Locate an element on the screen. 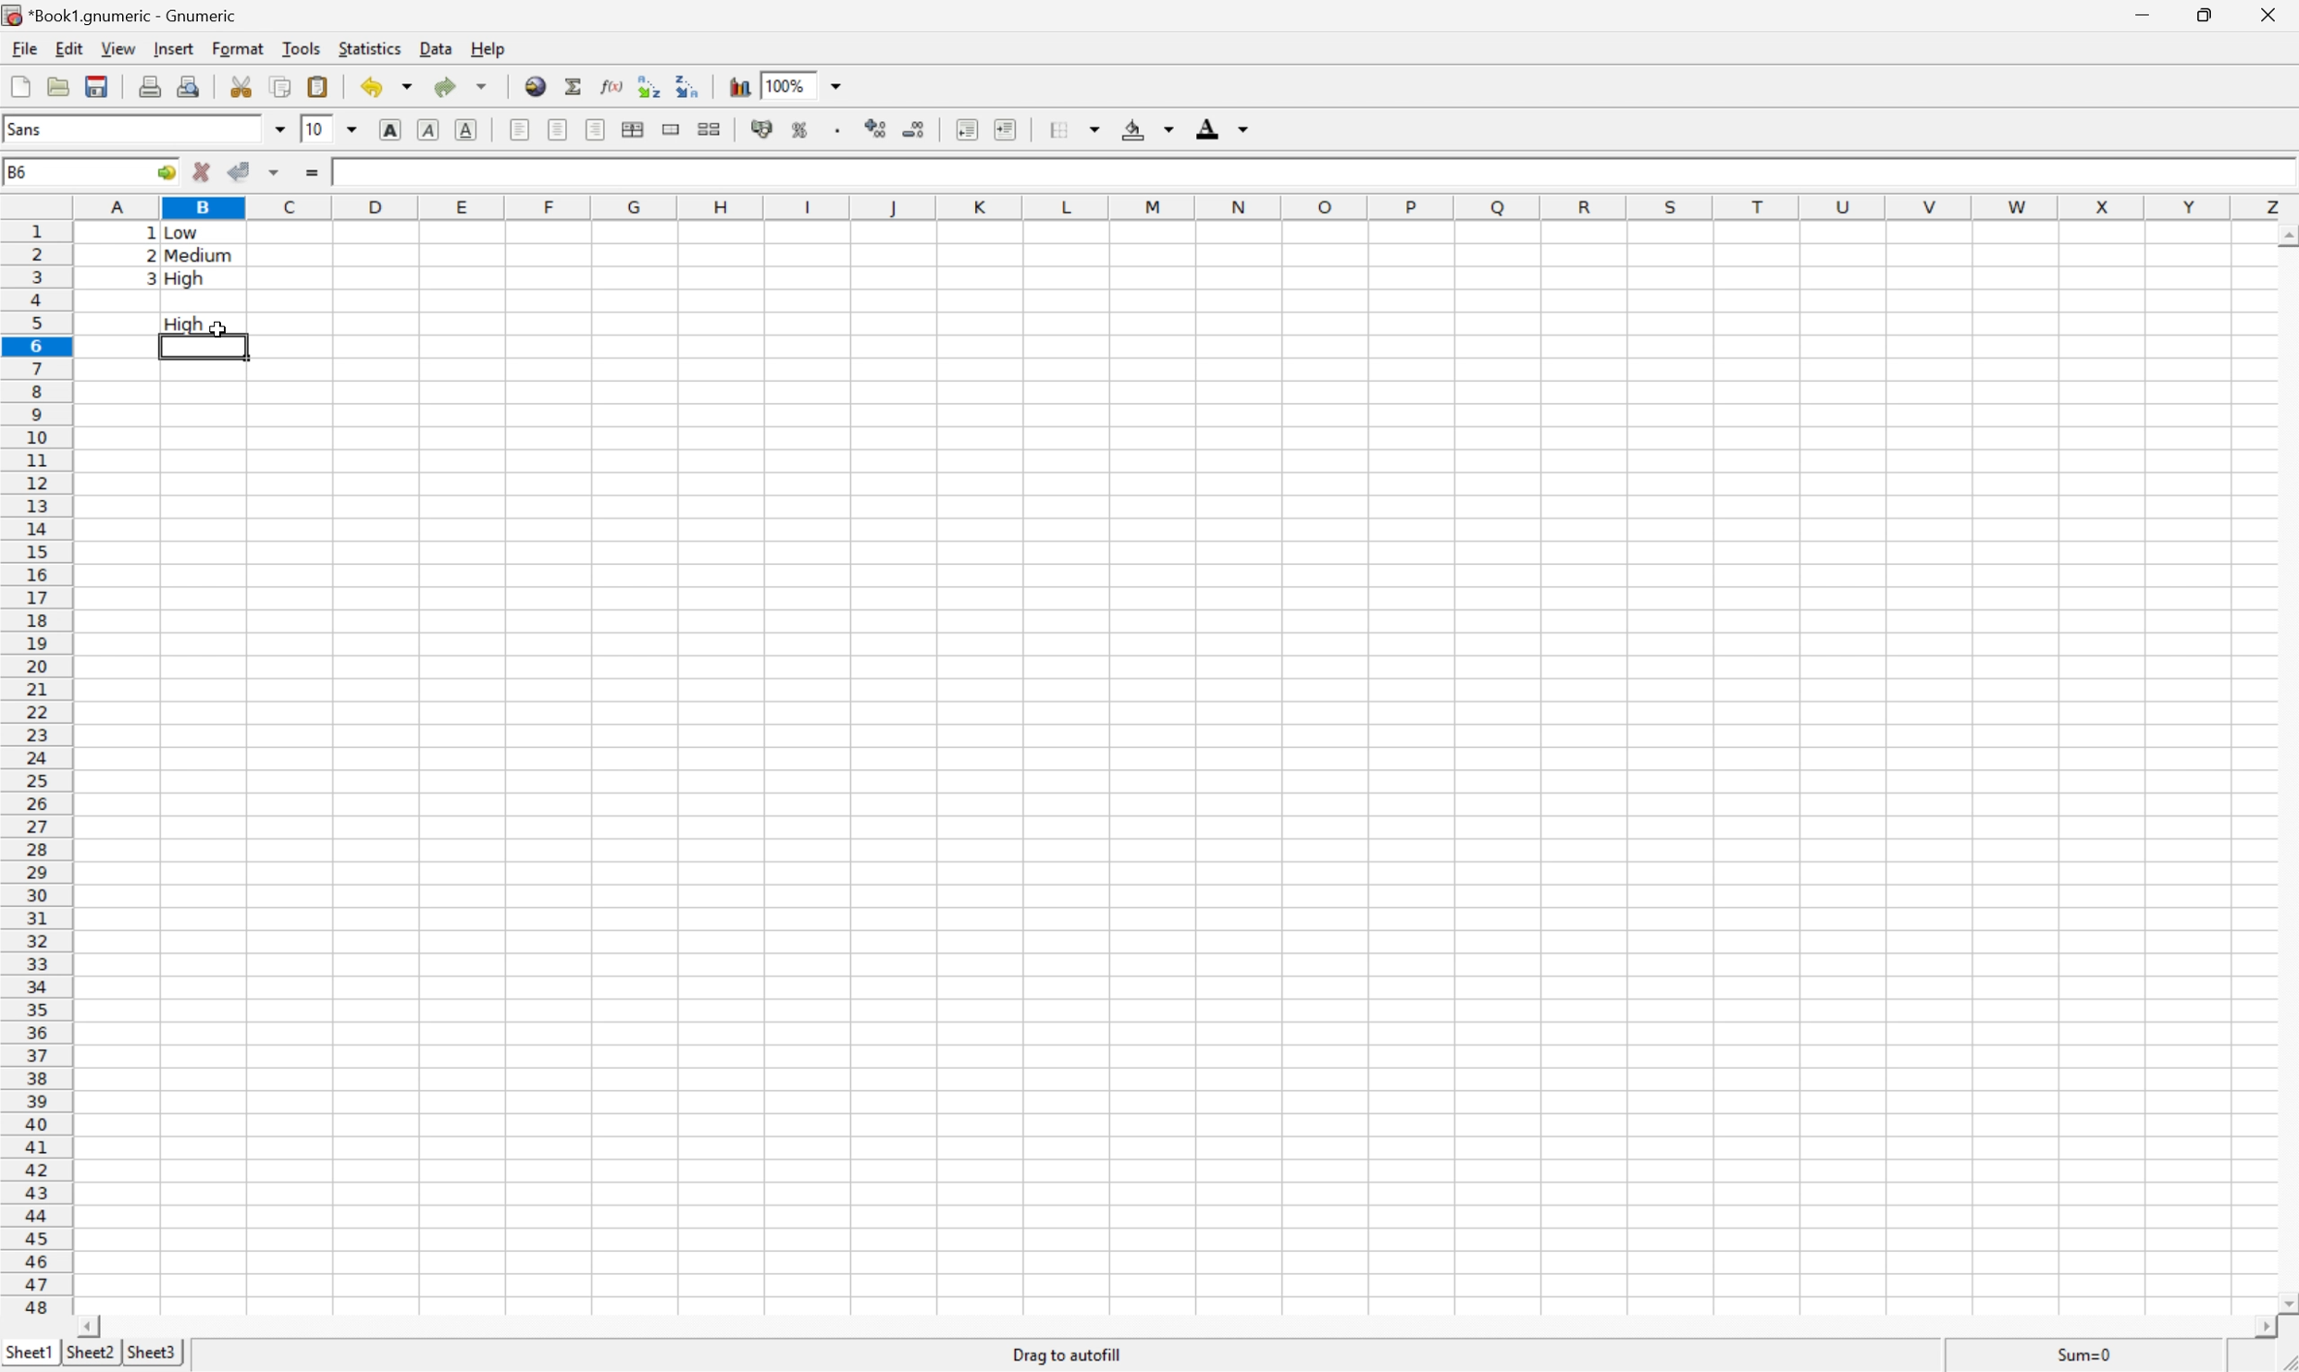 This screenshot has height=1372, width=2299. Sum=1 is located at coordinates (2083, 1354).